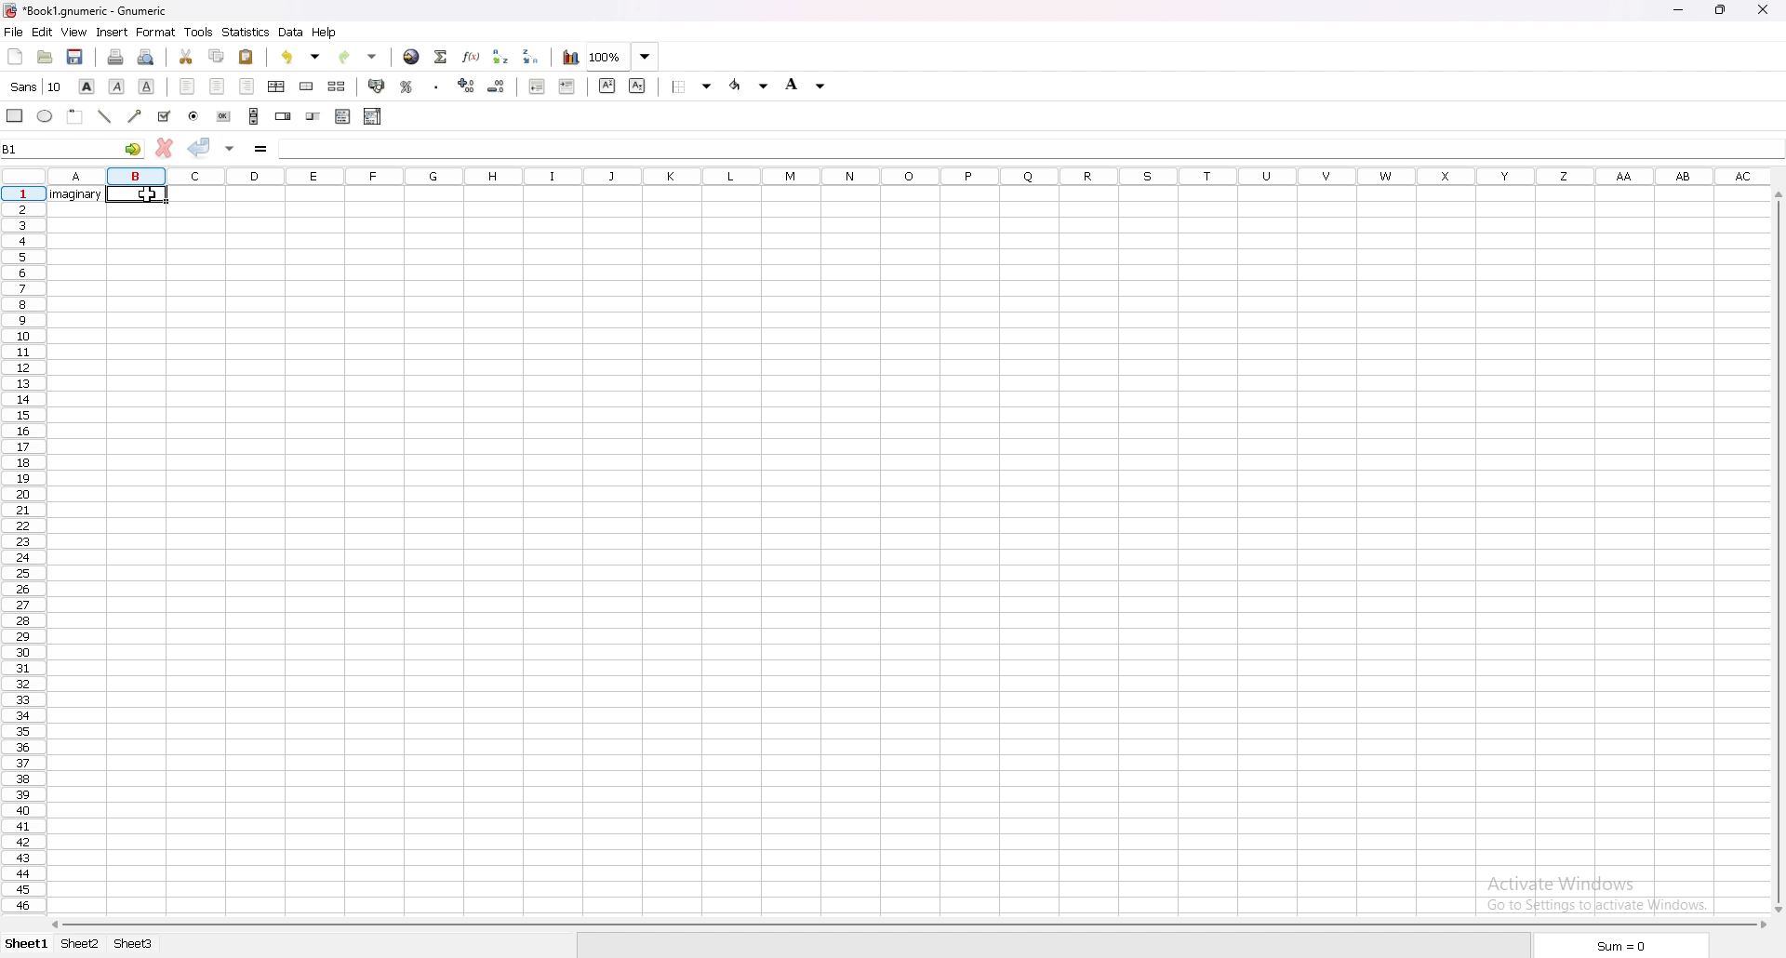 Image resolution: width=1786 pixels, height=958 pixels. What do you see at coordinates (1030, 146) in the screenshot?
I see `cell input` at bounding box center [1030, 146].